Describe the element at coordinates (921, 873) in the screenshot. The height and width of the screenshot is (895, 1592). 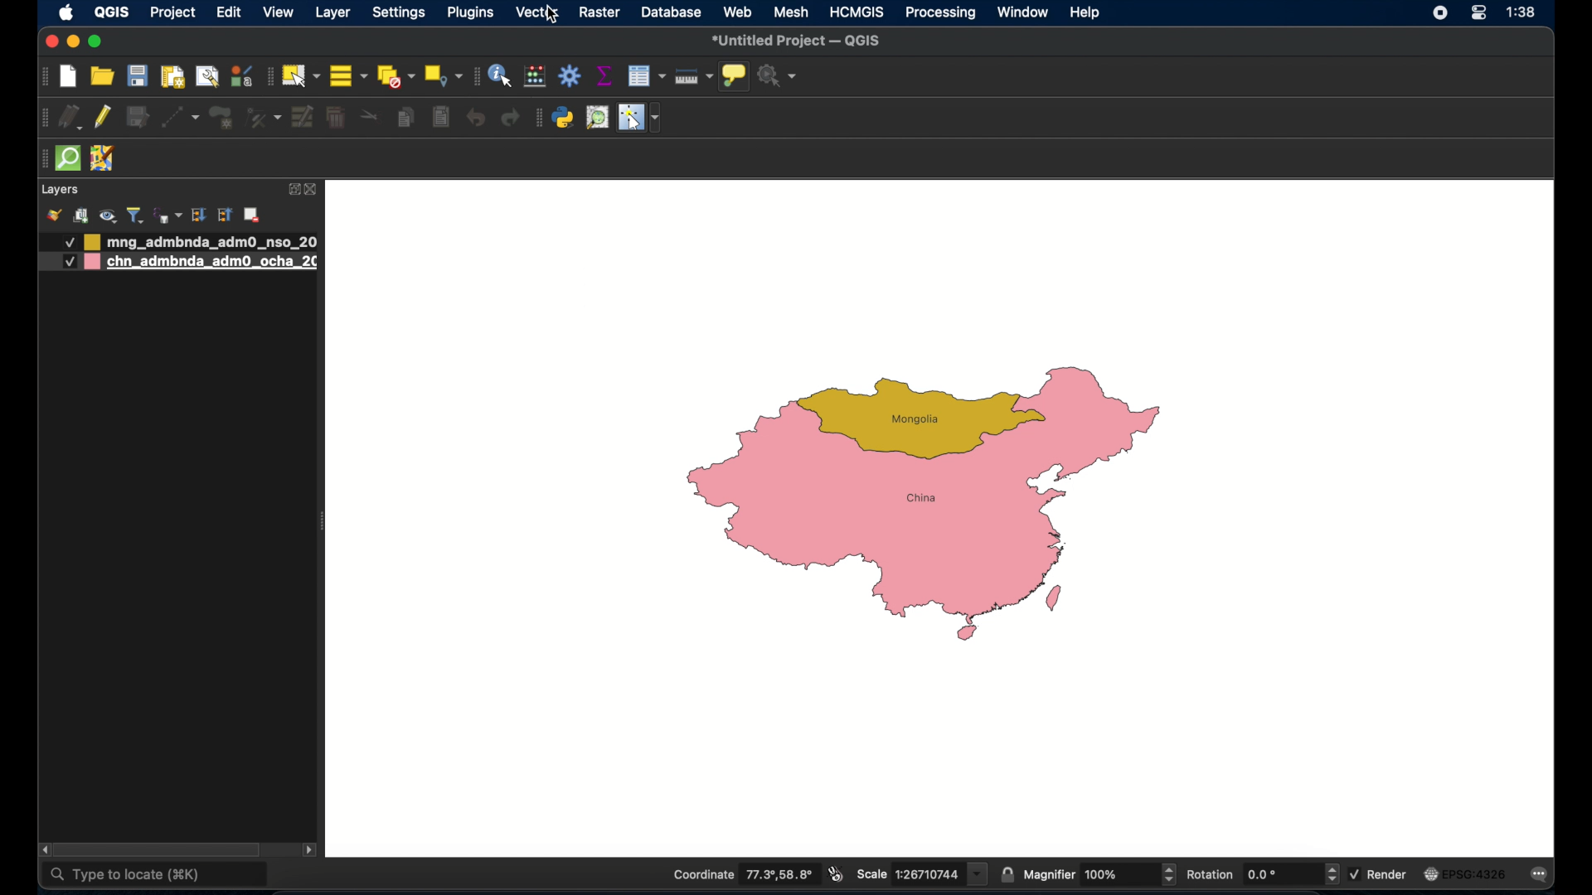
I see `scale` at that location.